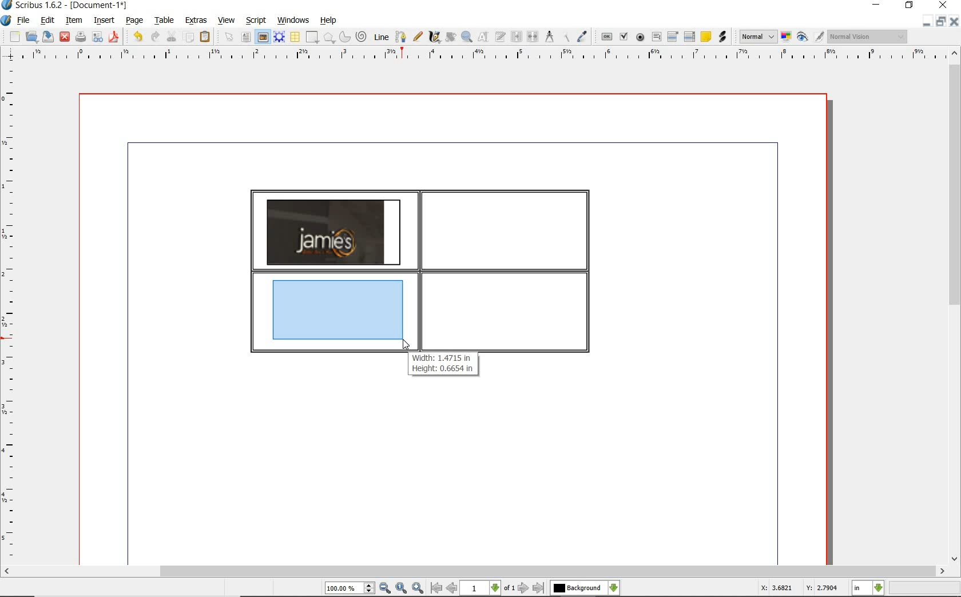  Describe the element at coordinates (466, 37) in the screenshot. I see `zoom in or out` at that location.